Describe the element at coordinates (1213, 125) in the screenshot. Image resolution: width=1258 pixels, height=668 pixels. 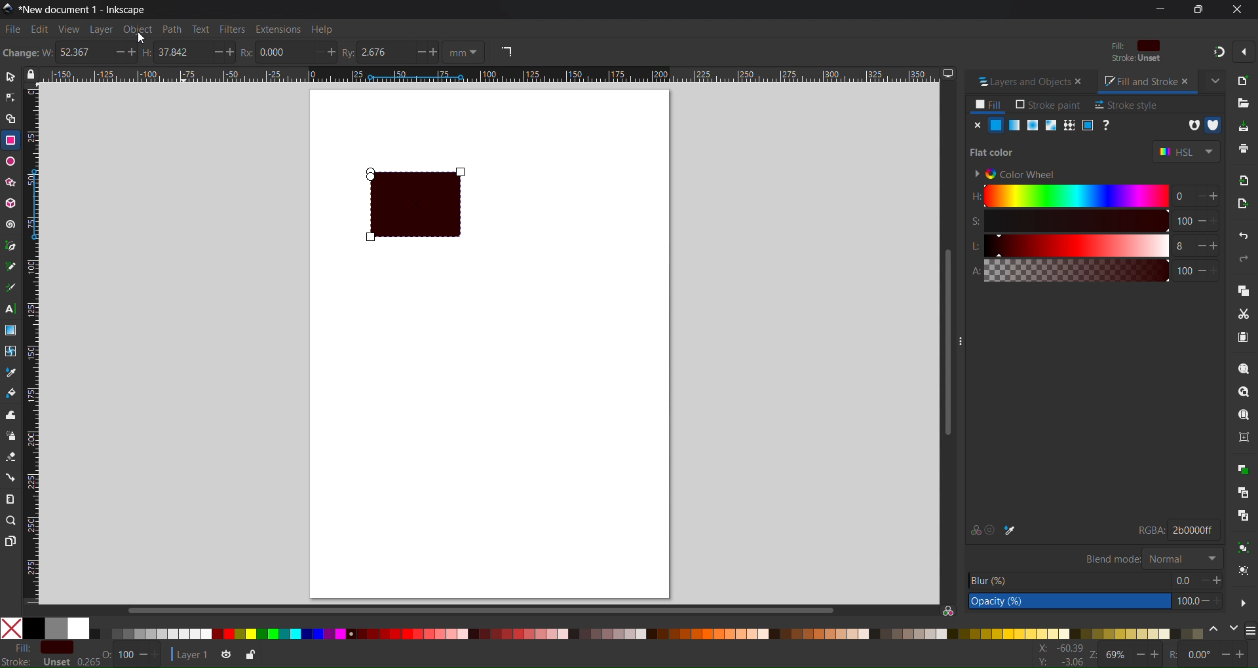
I see `non zero` at that location.